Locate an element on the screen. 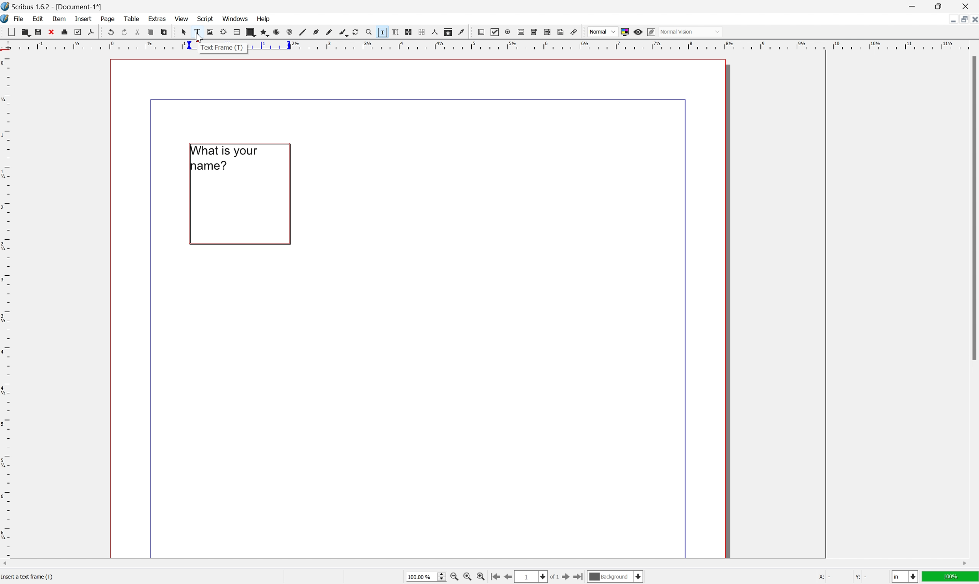 This screenshot has width=979, height=584. scroll bar is located at coordinates (485, 564).